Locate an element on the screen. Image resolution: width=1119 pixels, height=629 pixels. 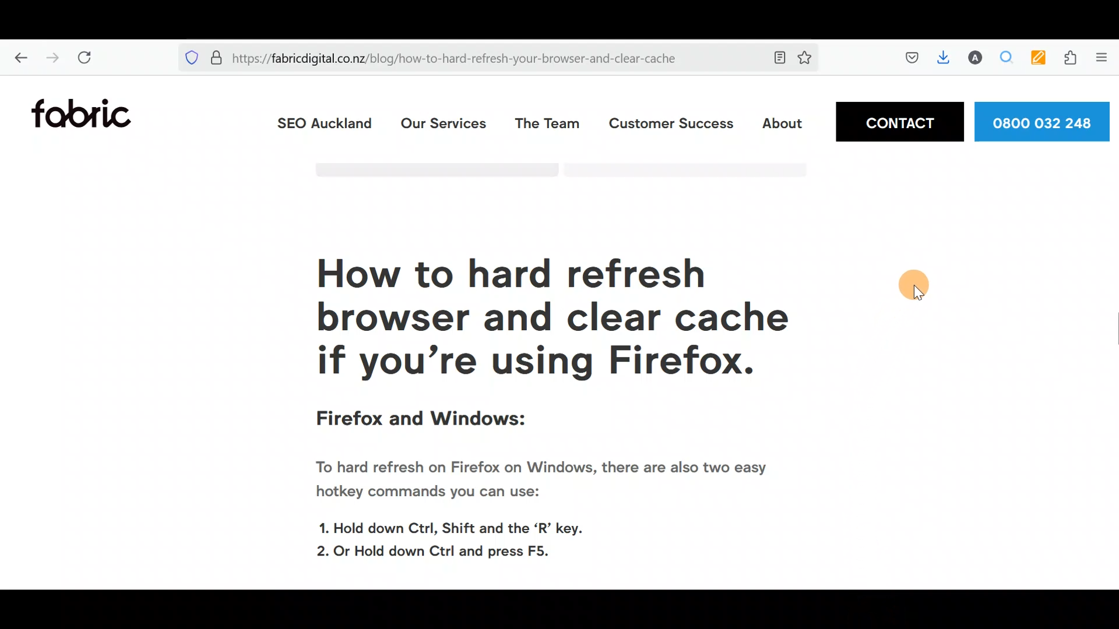
1. Hold down Ctrl, Shift and the ‘R’ key. is located at coordinates (460, 525).